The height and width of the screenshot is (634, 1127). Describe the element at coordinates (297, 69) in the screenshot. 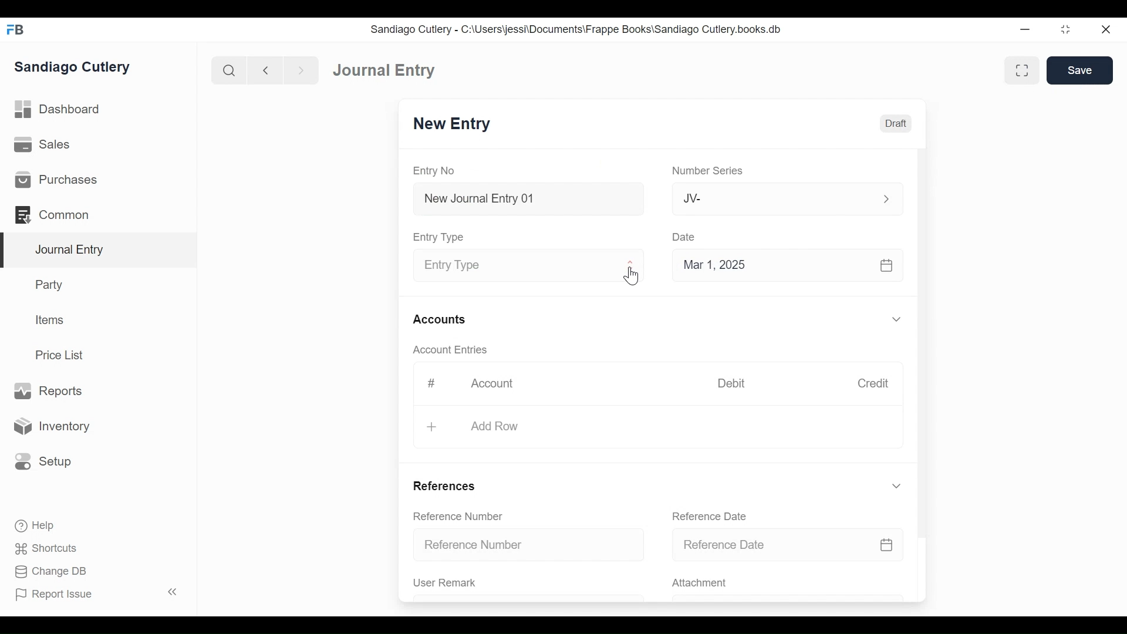

I see `next` at that location.